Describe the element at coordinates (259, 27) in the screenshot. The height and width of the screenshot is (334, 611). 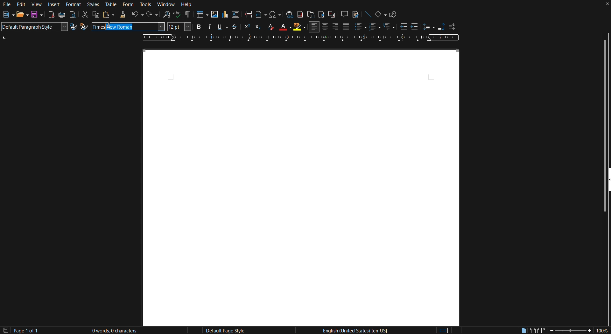
I see `Subscript` at that location.